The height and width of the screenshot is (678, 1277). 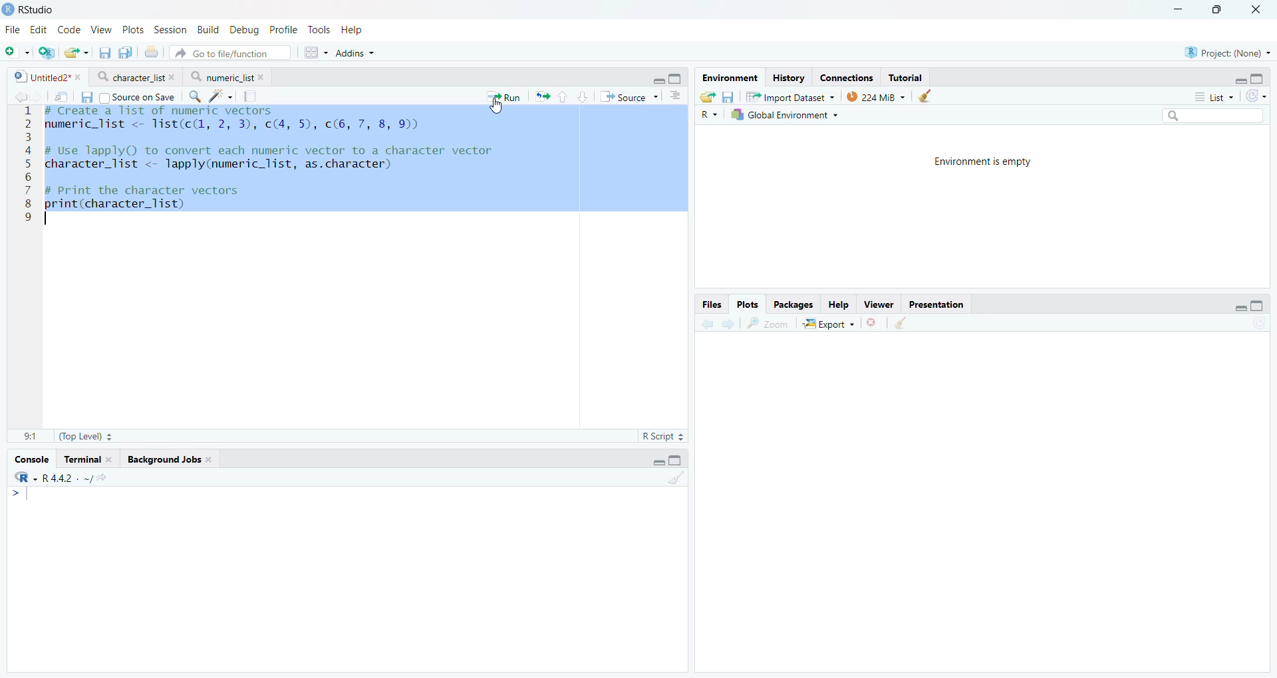 I want to click on History, so click(x=789, y=76).